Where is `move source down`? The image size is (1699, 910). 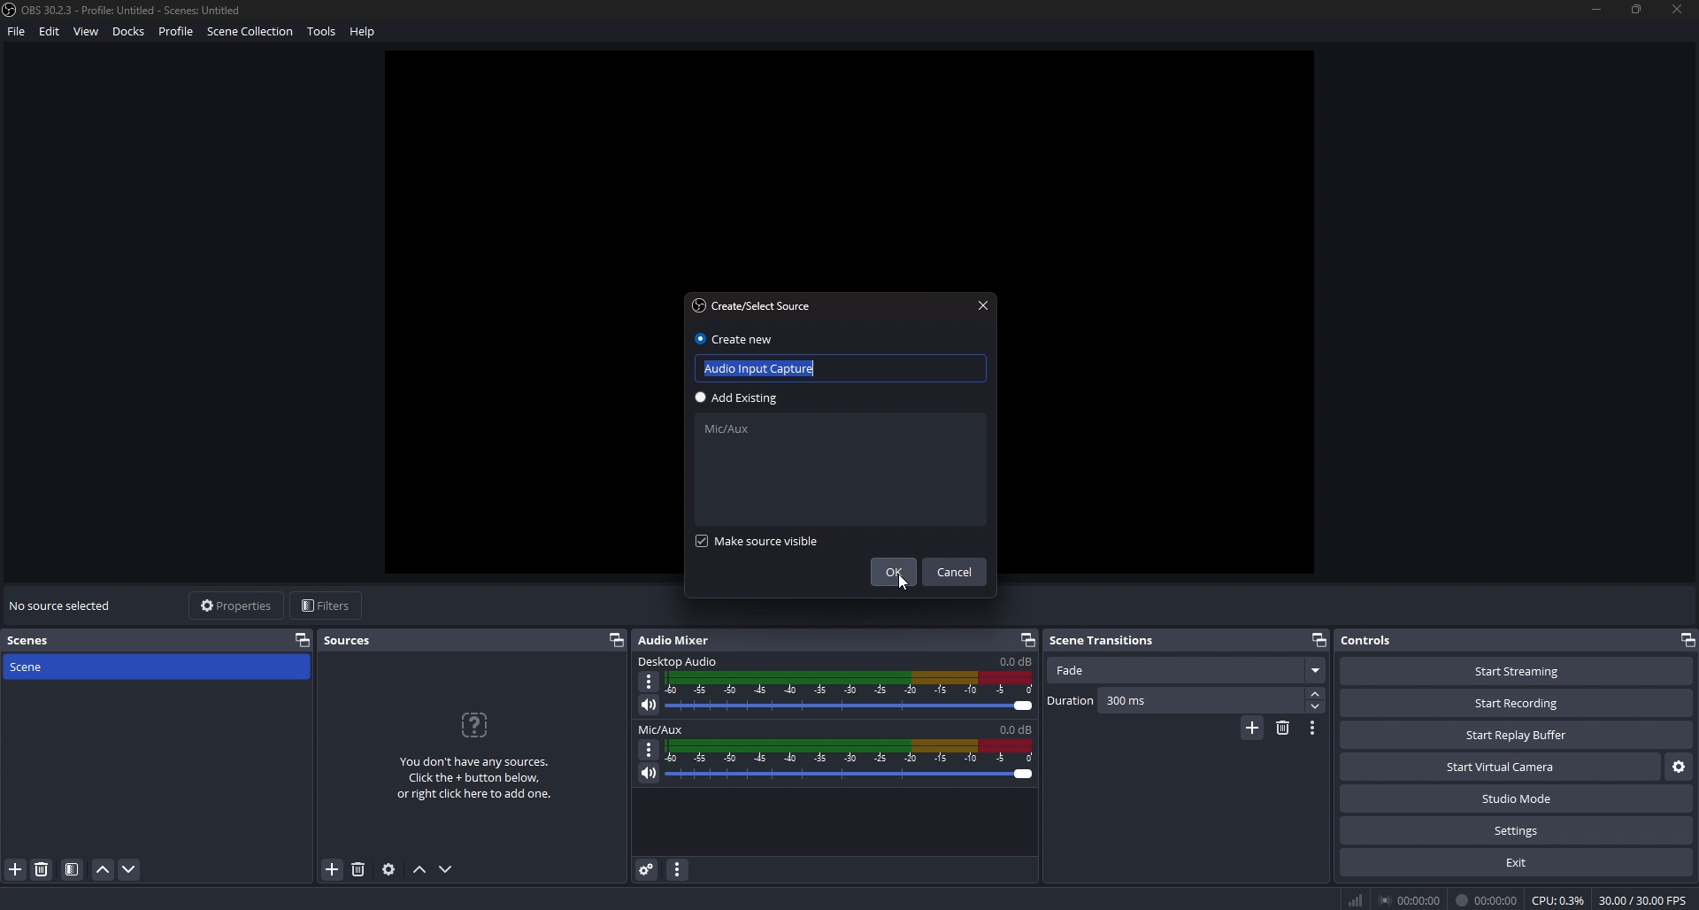 move source down is located at coordinates (444, 870).